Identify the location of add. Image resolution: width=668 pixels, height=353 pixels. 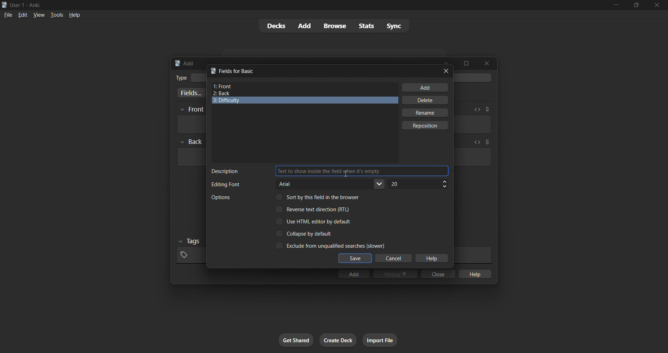
(305, 26).